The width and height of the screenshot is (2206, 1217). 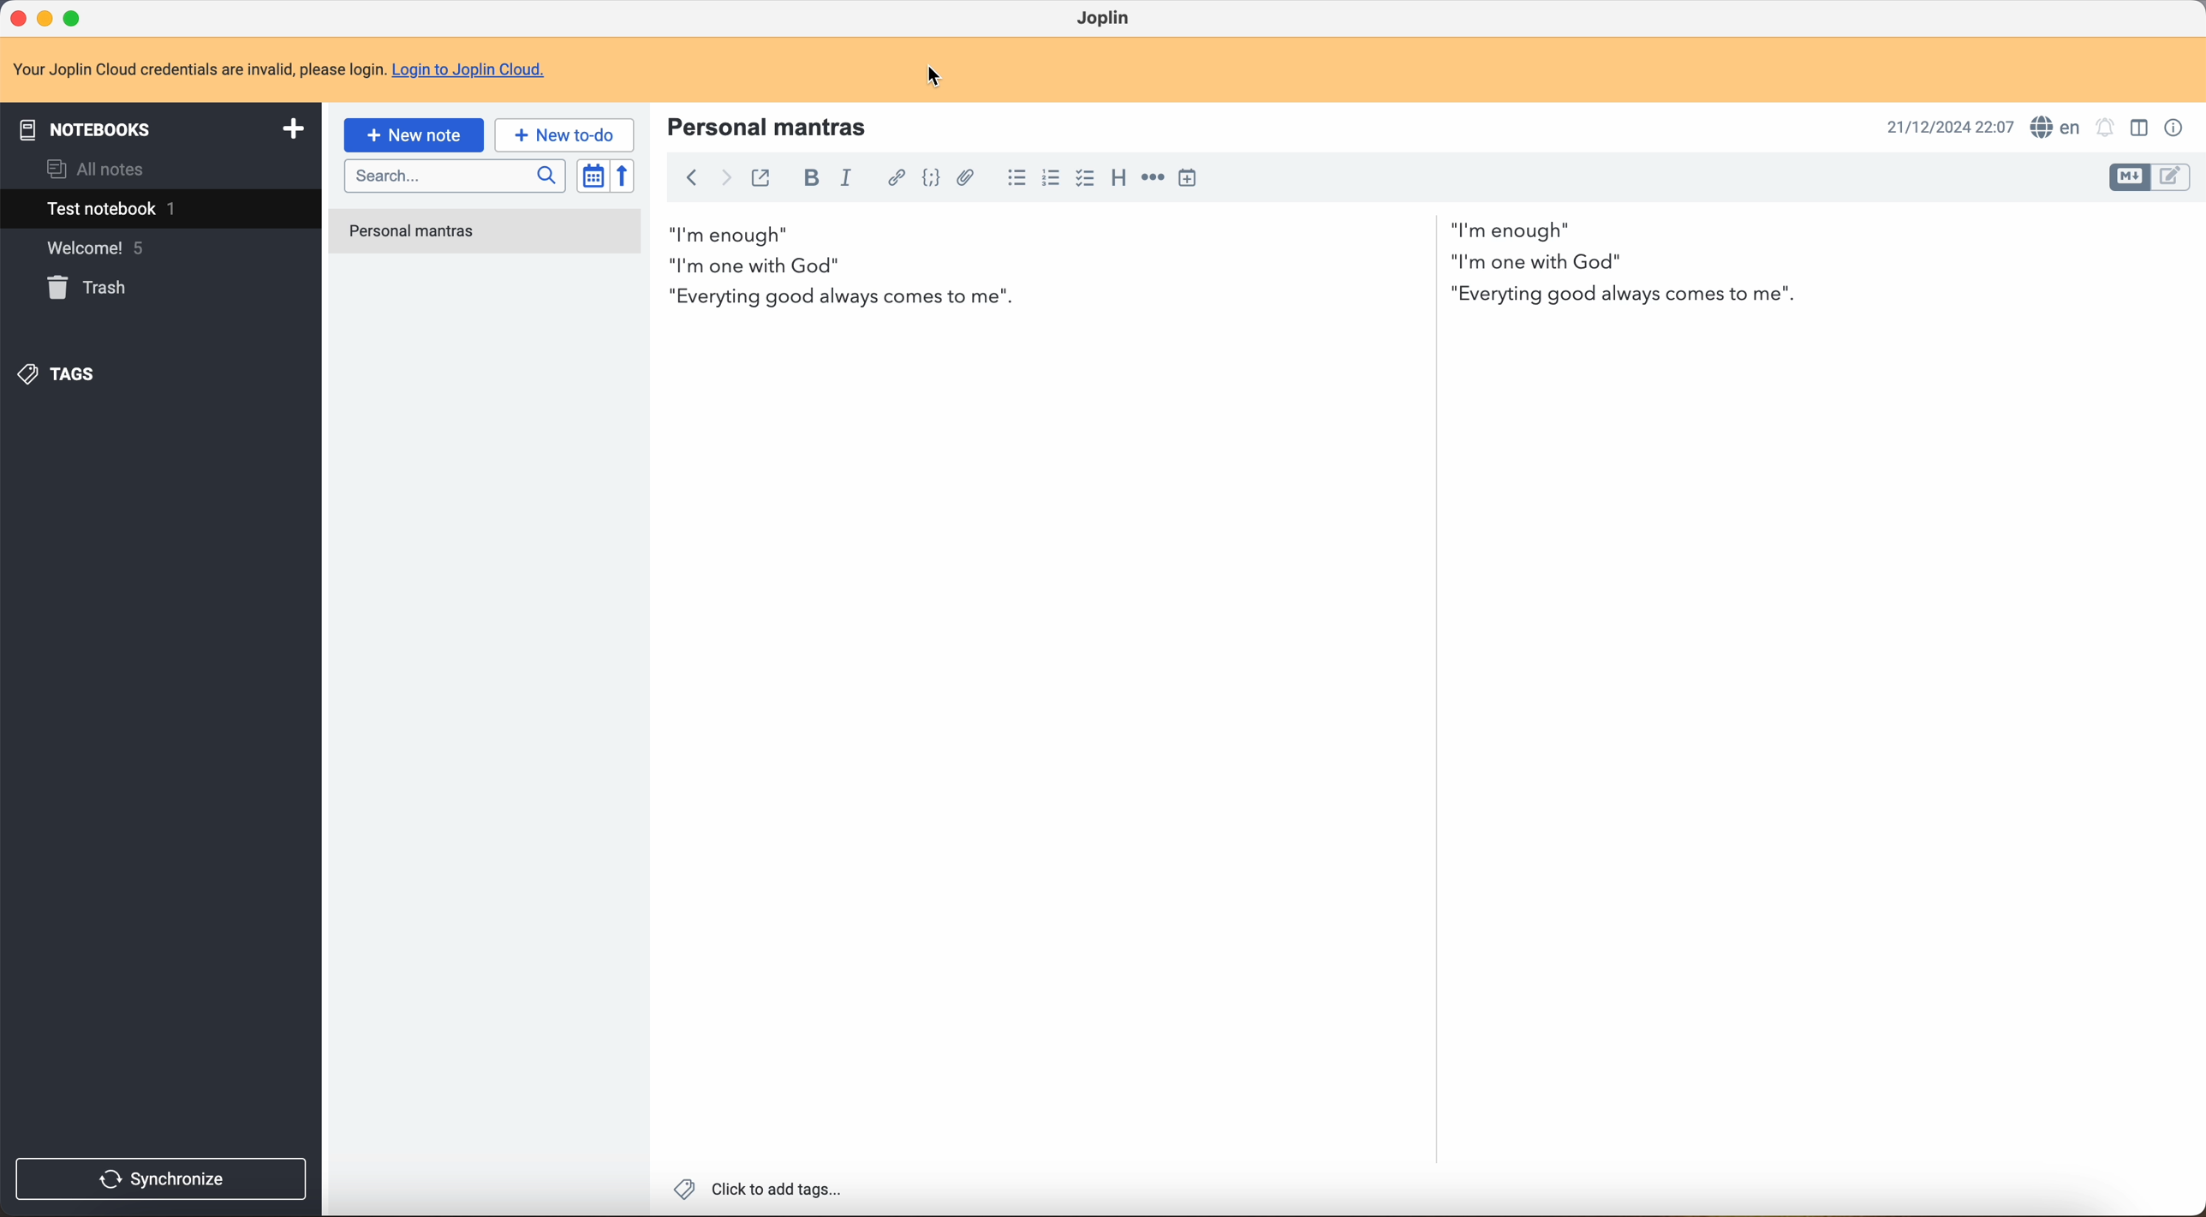 I want to click on note properties, so click(x=2181, y=127).